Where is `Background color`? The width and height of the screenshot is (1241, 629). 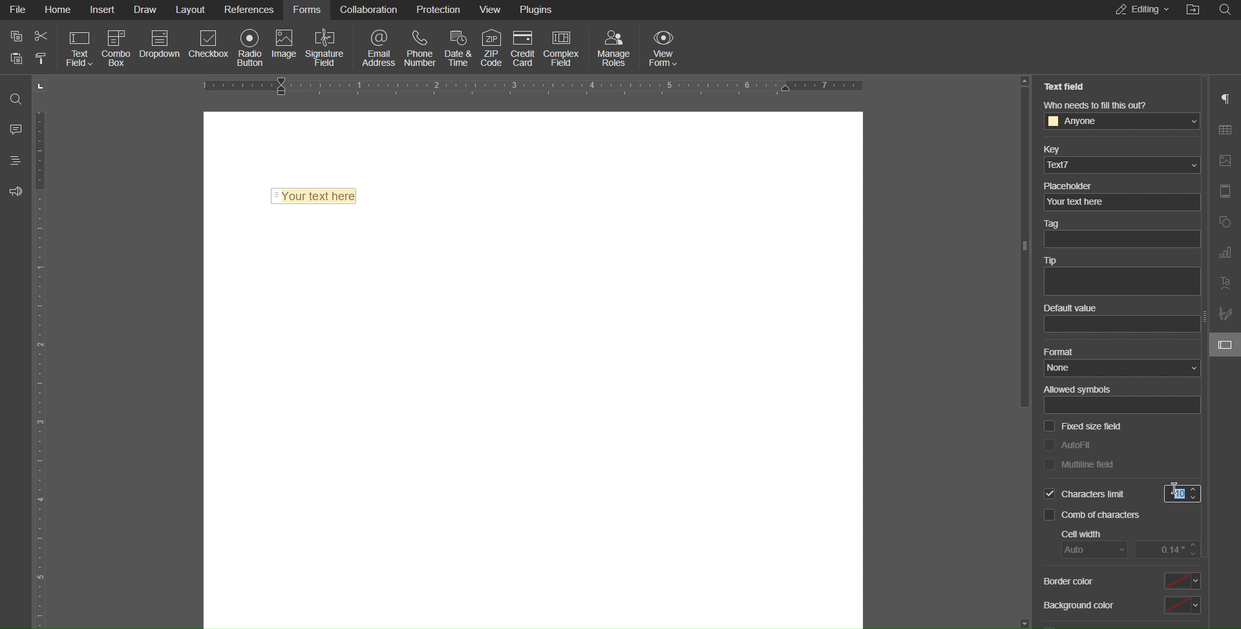
Background color is located at coordinates (1120, 607).